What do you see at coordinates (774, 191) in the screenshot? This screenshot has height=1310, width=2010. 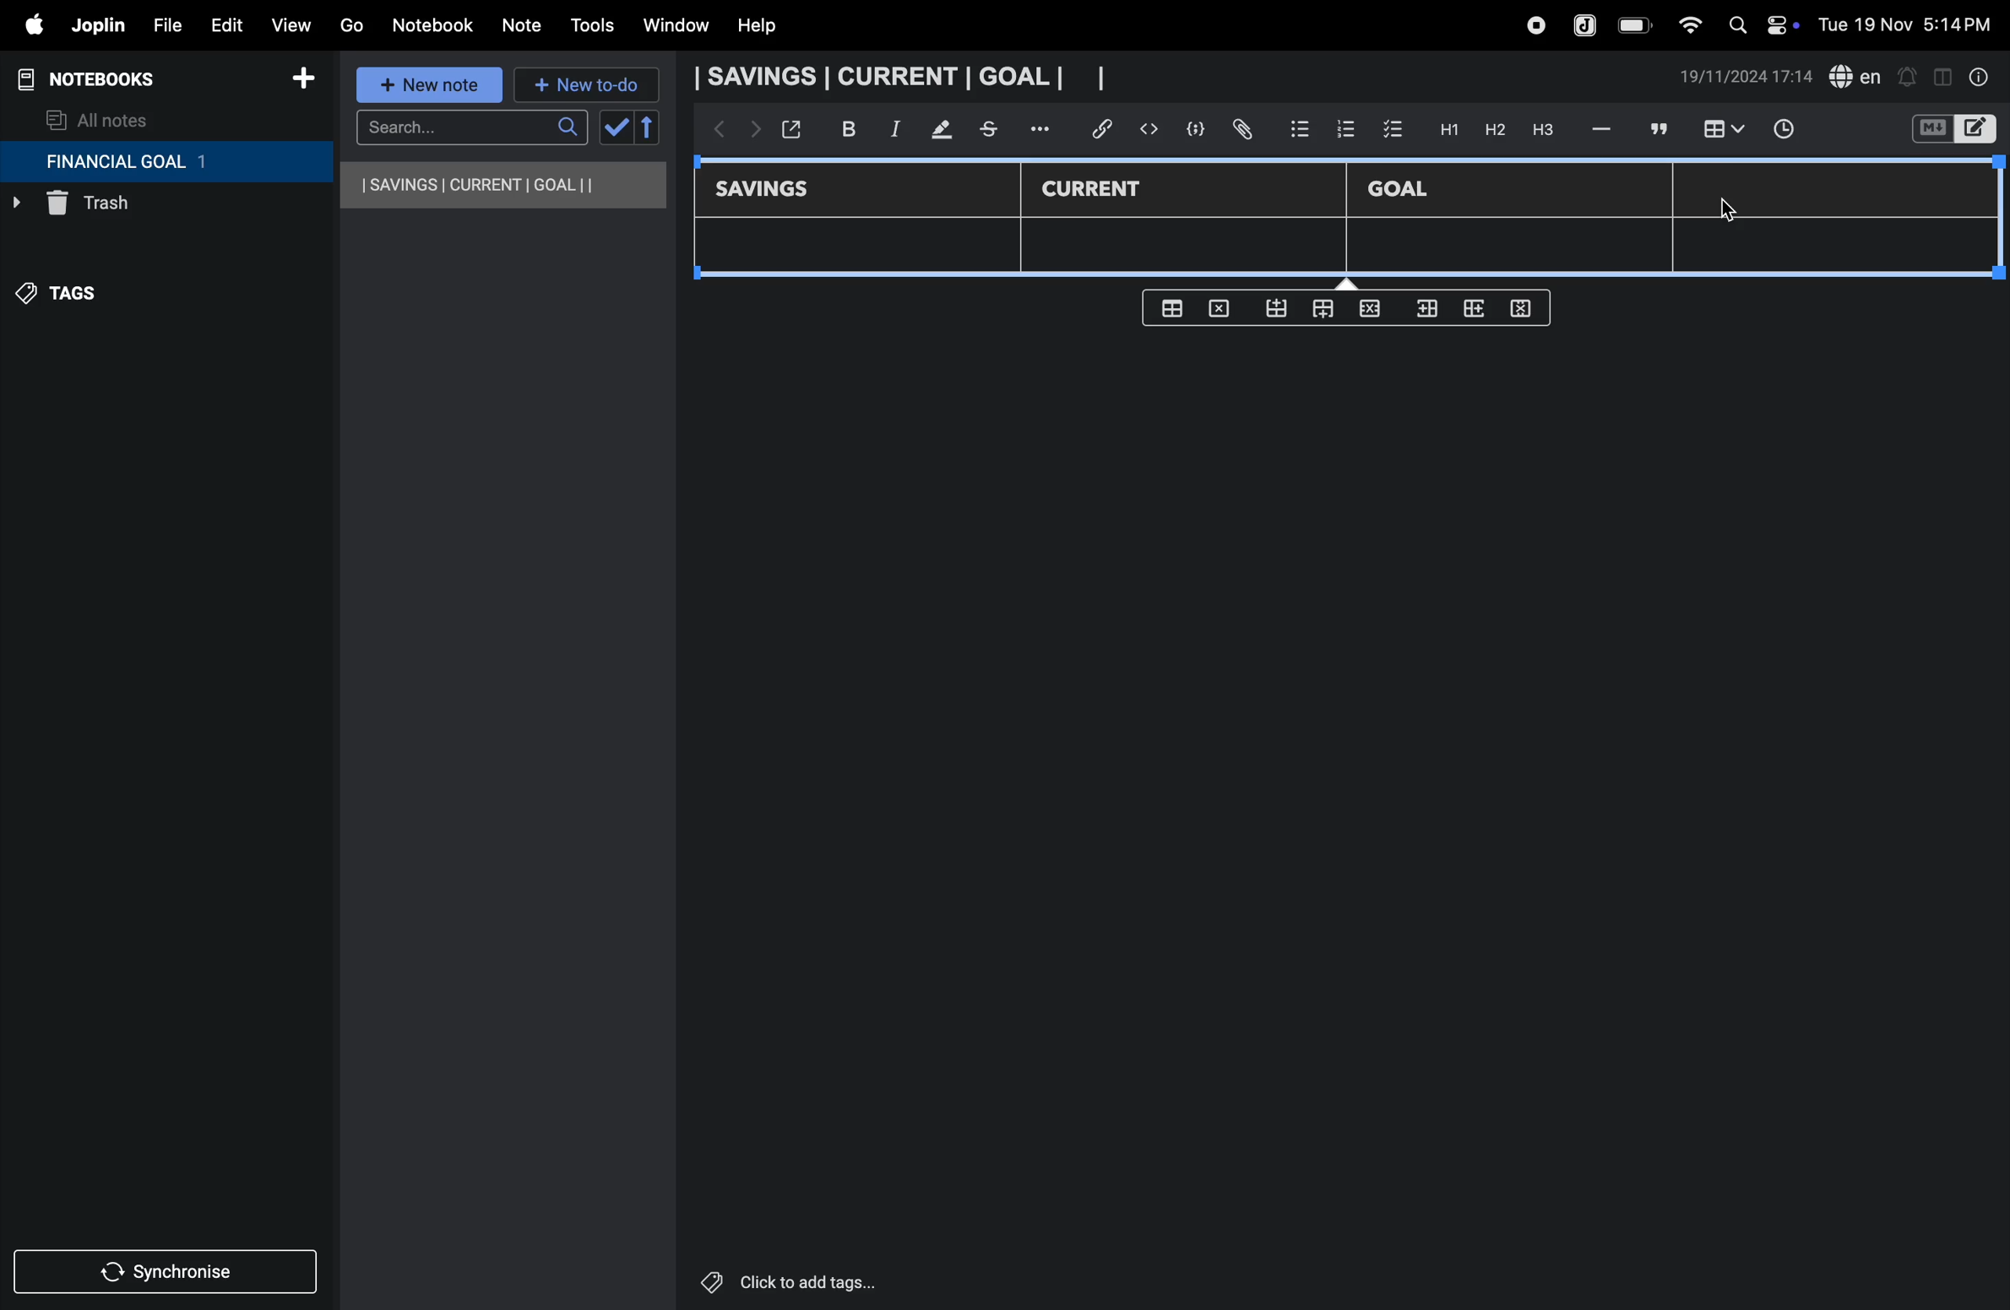 I see `savings` at bounding box center [774, 191].